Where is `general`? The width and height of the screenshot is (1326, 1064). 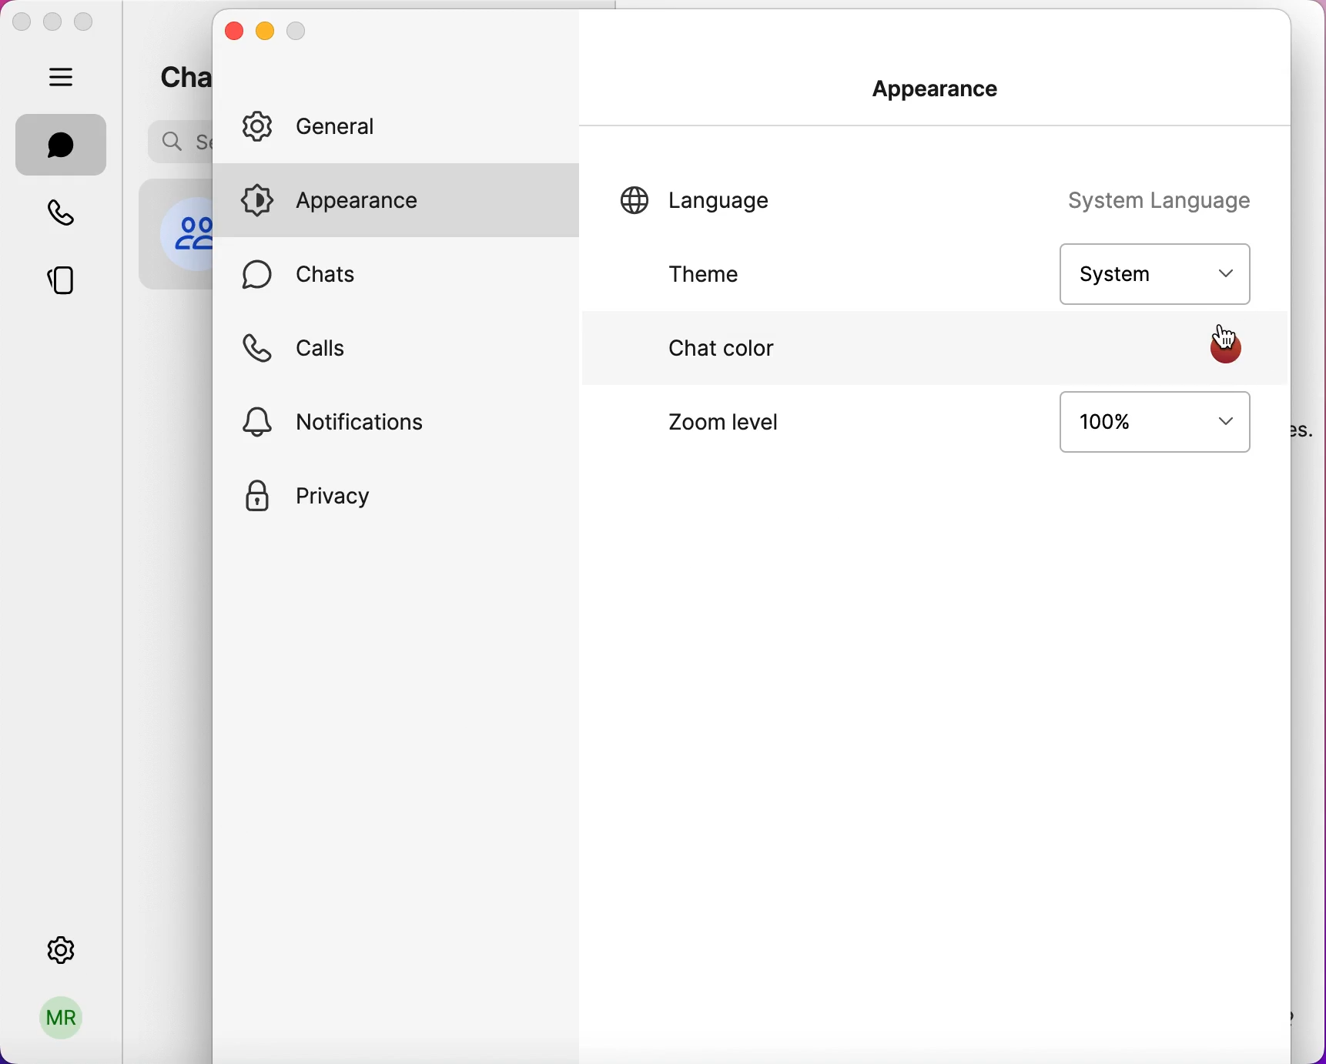
general is located at coordinates (351, 125).